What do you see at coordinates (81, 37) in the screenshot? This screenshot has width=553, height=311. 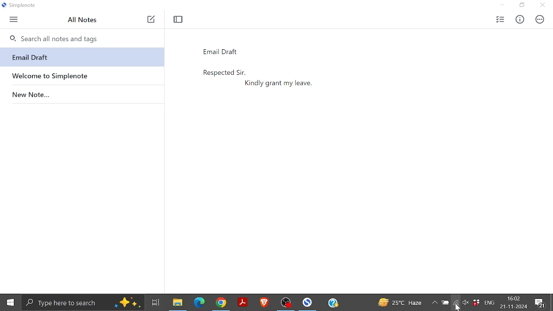 I see `Search all notes and tags` at bounding box center [81, 37].